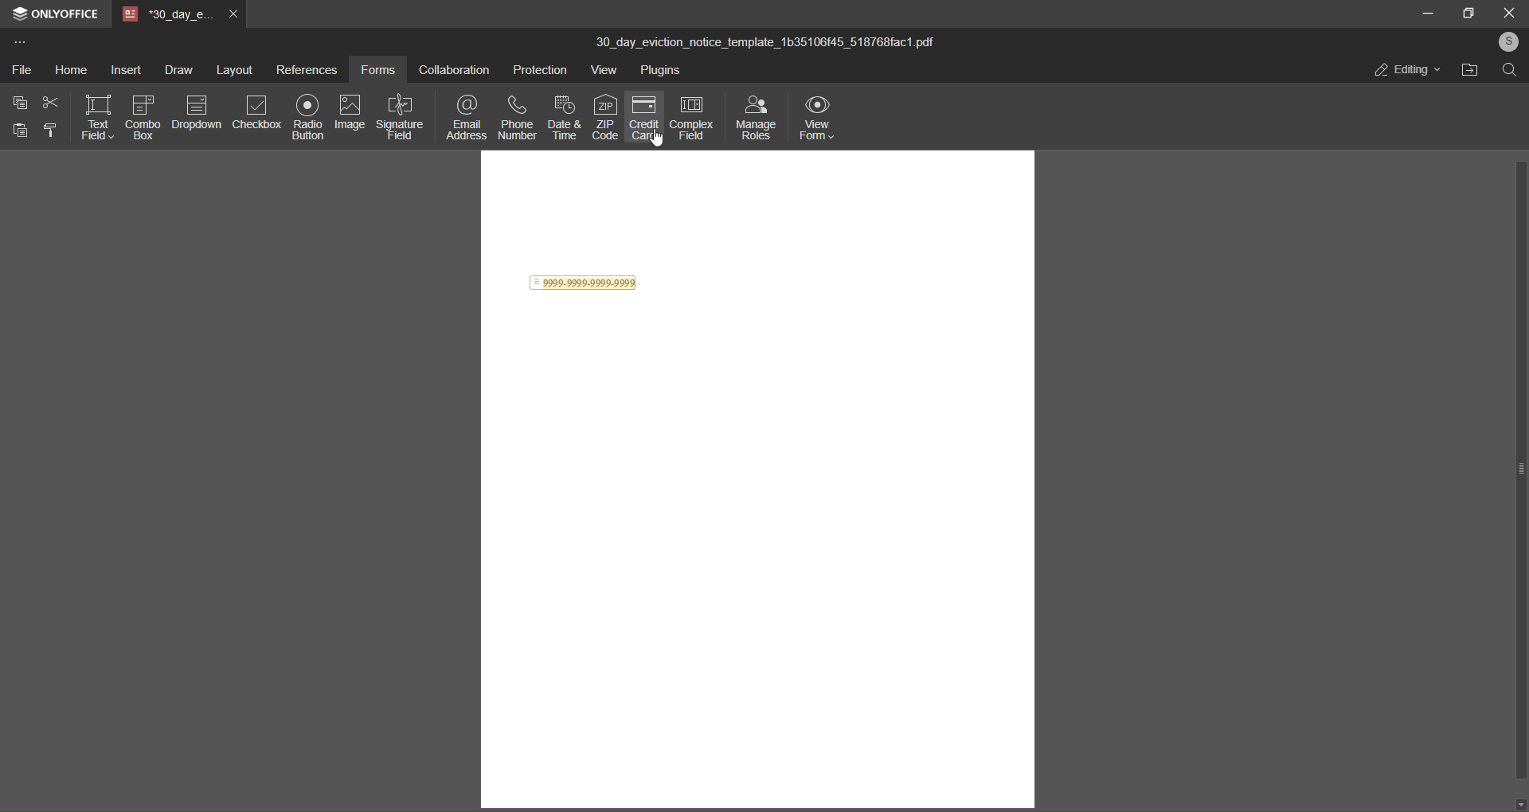  I want to click on format, so click(51, 131).